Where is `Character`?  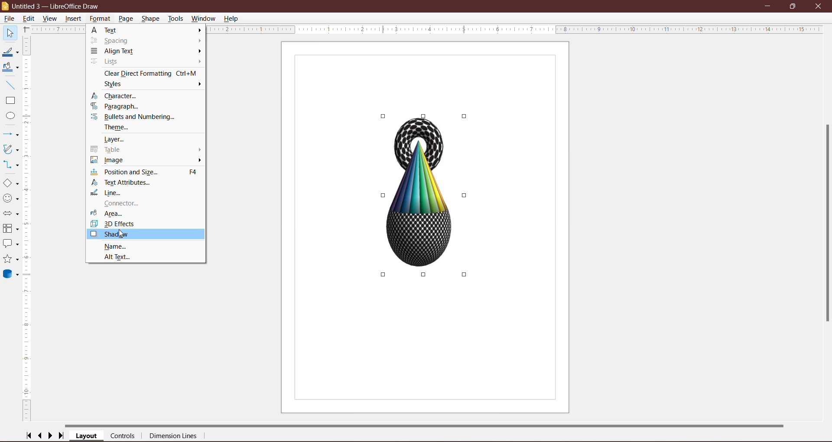
Character is located at coordinates (119, 96).